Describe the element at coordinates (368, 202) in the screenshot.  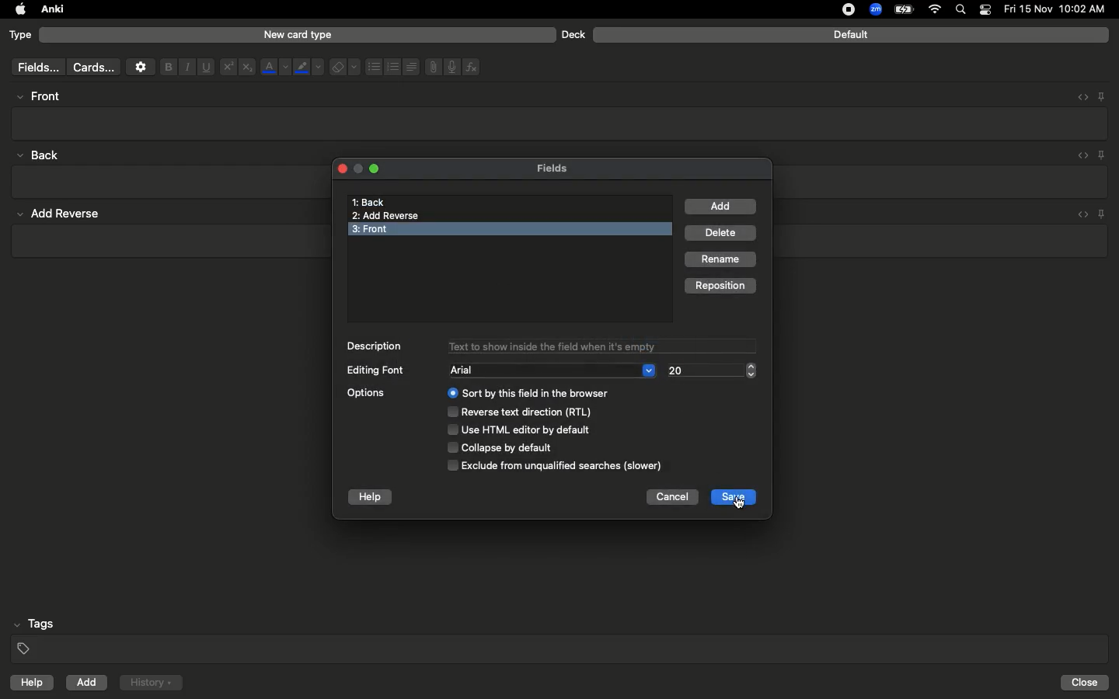
I see `back` at that location.